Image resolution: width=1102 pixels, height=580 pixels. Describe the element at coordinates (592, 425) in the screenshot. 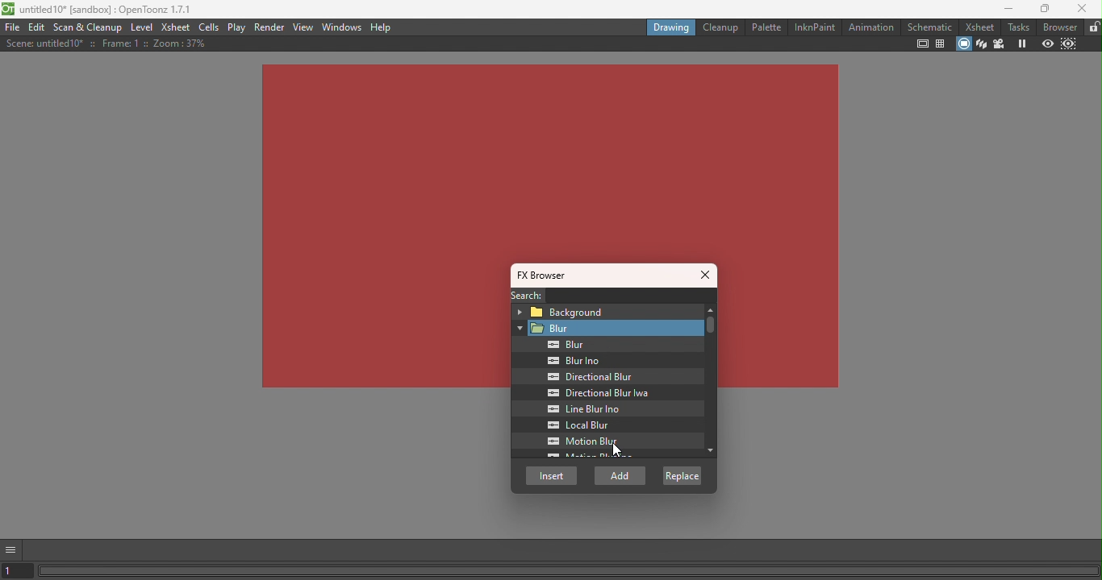

I see `Local blur` at that location.